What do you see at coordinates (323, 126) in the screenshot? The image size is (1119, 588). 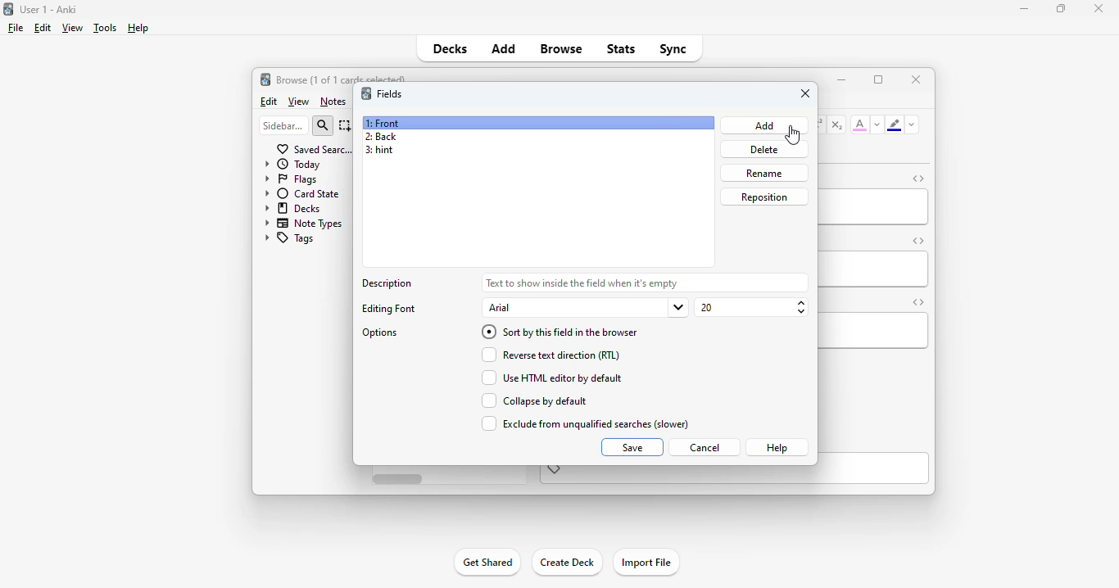 I see `search` at bounding box center [323, 126].